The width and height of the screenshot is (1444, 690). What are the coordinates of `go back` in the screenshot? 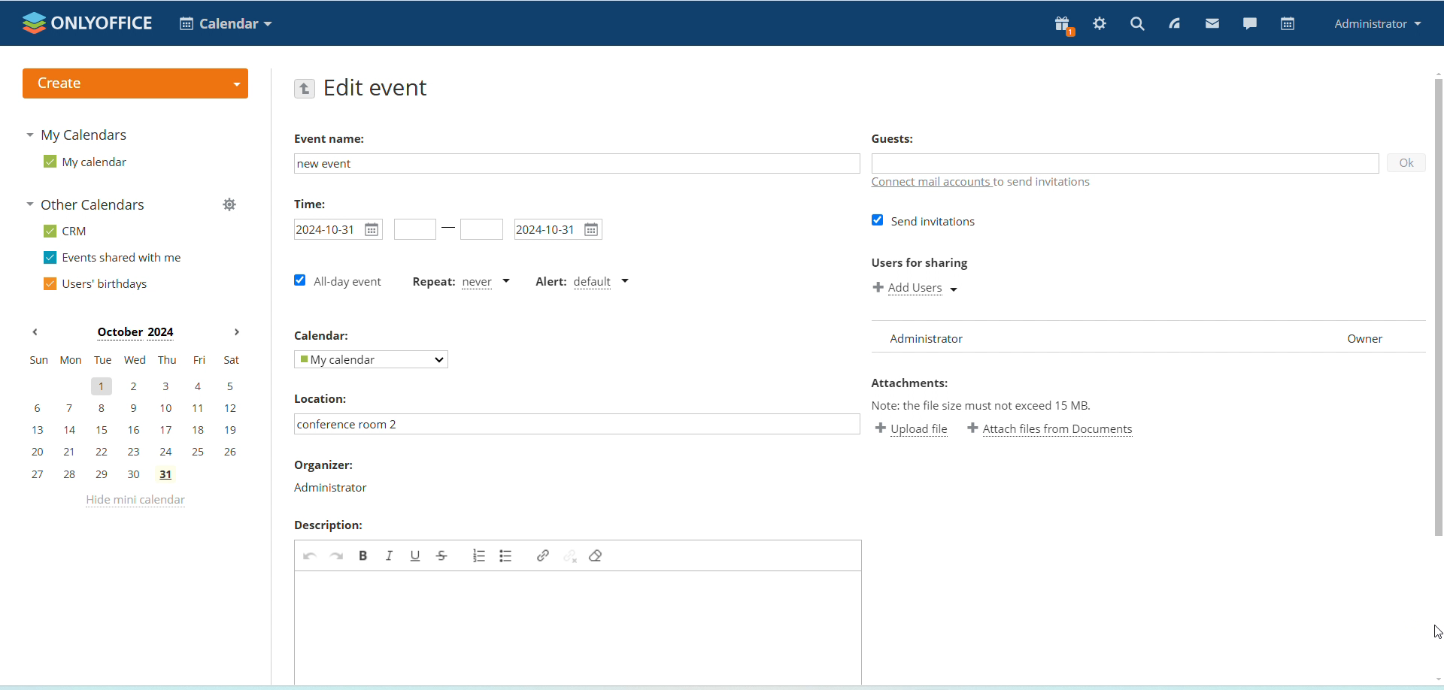 It's located at (305, 89).